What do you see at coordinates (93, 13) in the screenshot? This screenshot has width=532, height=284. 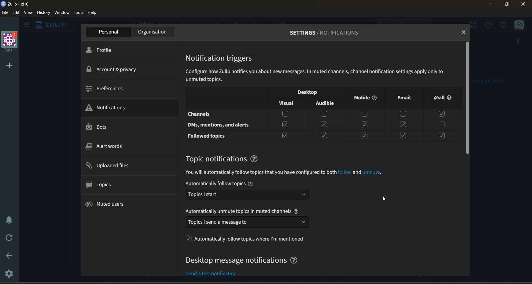 I see `help` at bounding box center [93, 13].